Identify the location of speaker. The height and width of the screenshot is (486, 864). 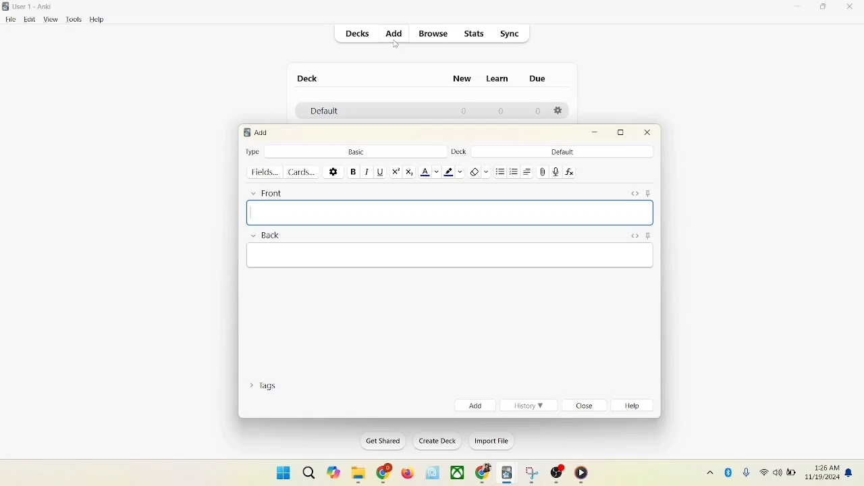
(777, 472).